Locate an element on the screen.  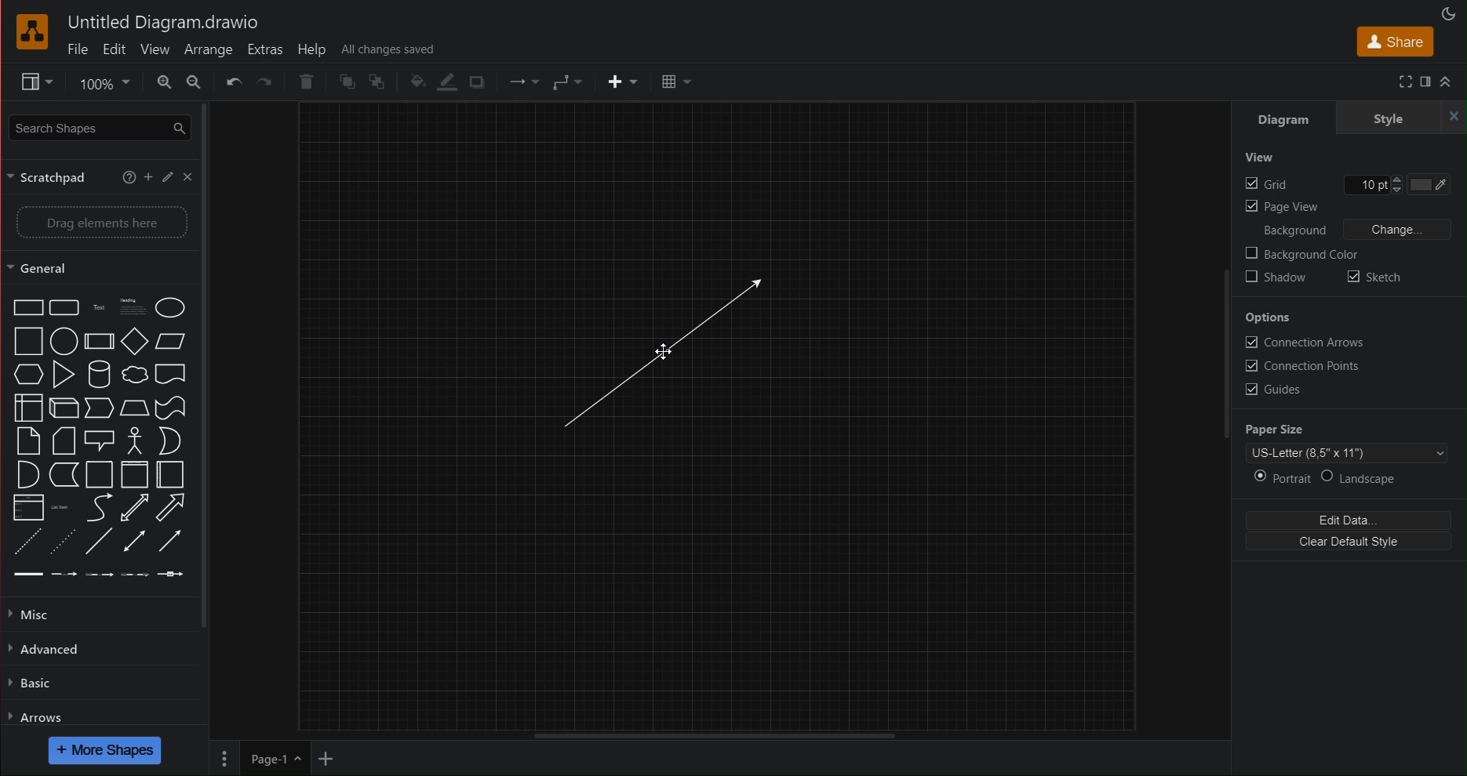
Zoom is located at coordinates (101, 82).